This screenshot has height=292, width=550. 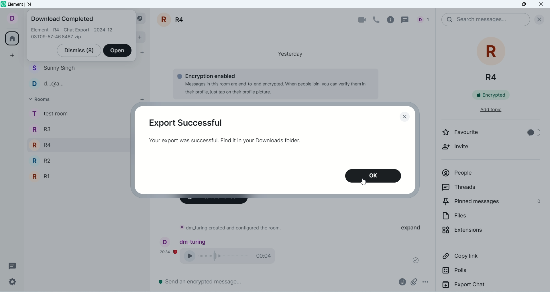 I want to click on search message, so click(x=485, y=20).